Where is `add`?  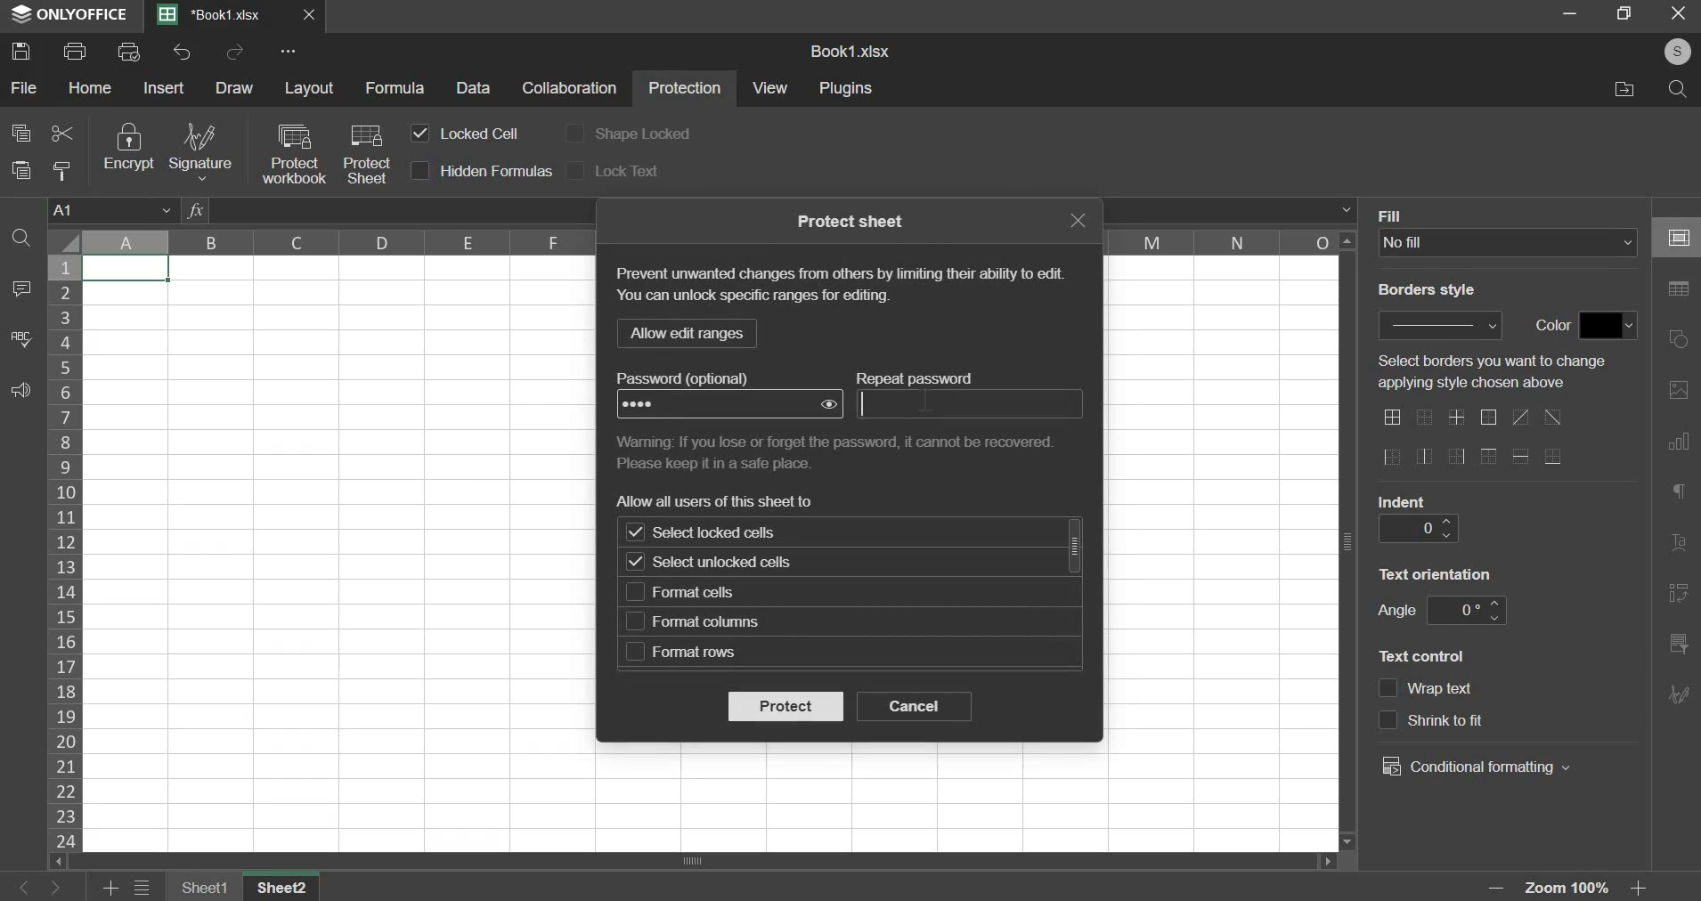
add is located at coordinates (112, 889).